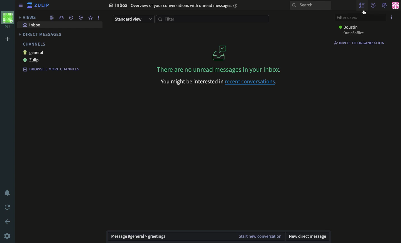 This screenshot has width=401, height=243. I want to click on channels, so click(34, 44).